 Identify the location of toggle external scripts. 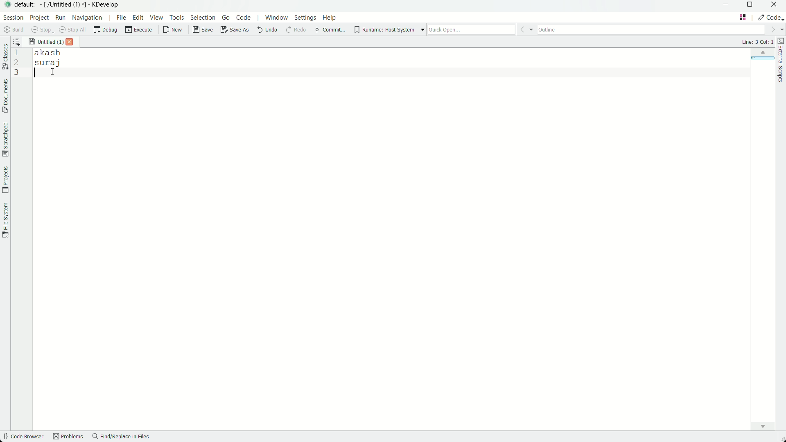
(781, 60).